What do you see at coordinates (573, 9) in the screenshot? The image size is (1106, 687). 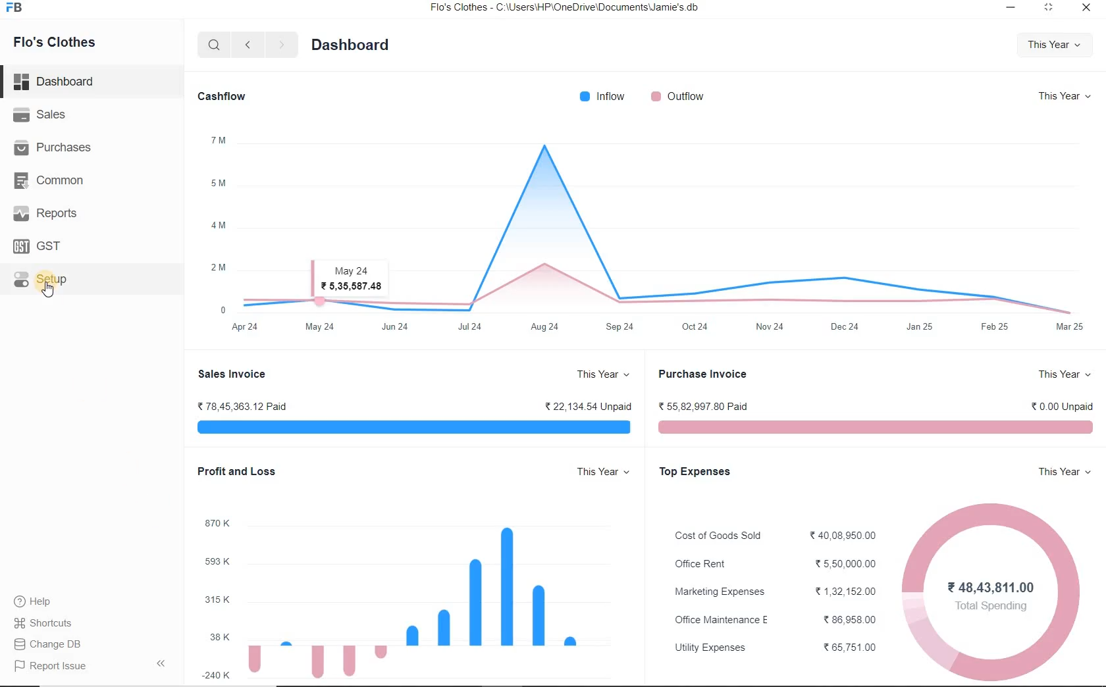 I see `Flo's Clothes - C:\Users\HP\OneDrive\Documents\Jamie's db` at bounding box center [573, 9].